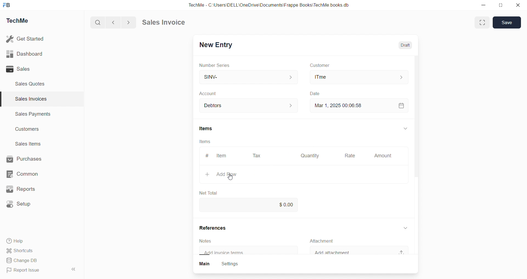 The width and height of the screenshot is (527, 279). Describe the element at coordinates (28, 174) in the screenshot. I see `EB Common` at that location.